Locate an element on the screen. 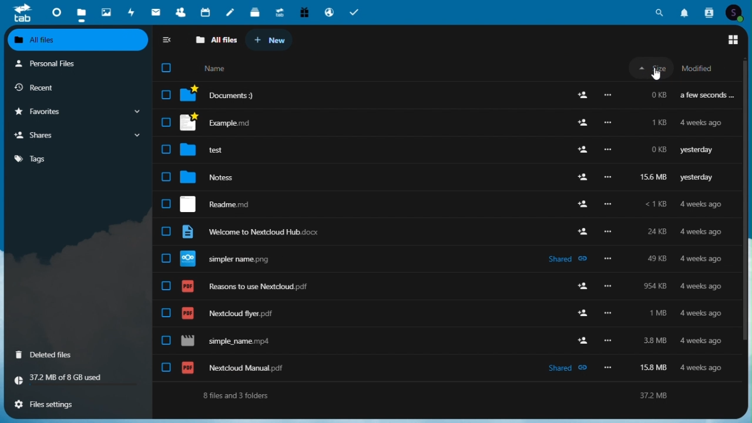 This screenshot has height=423, width=752. Free trial is located at coordinates (305, 10).